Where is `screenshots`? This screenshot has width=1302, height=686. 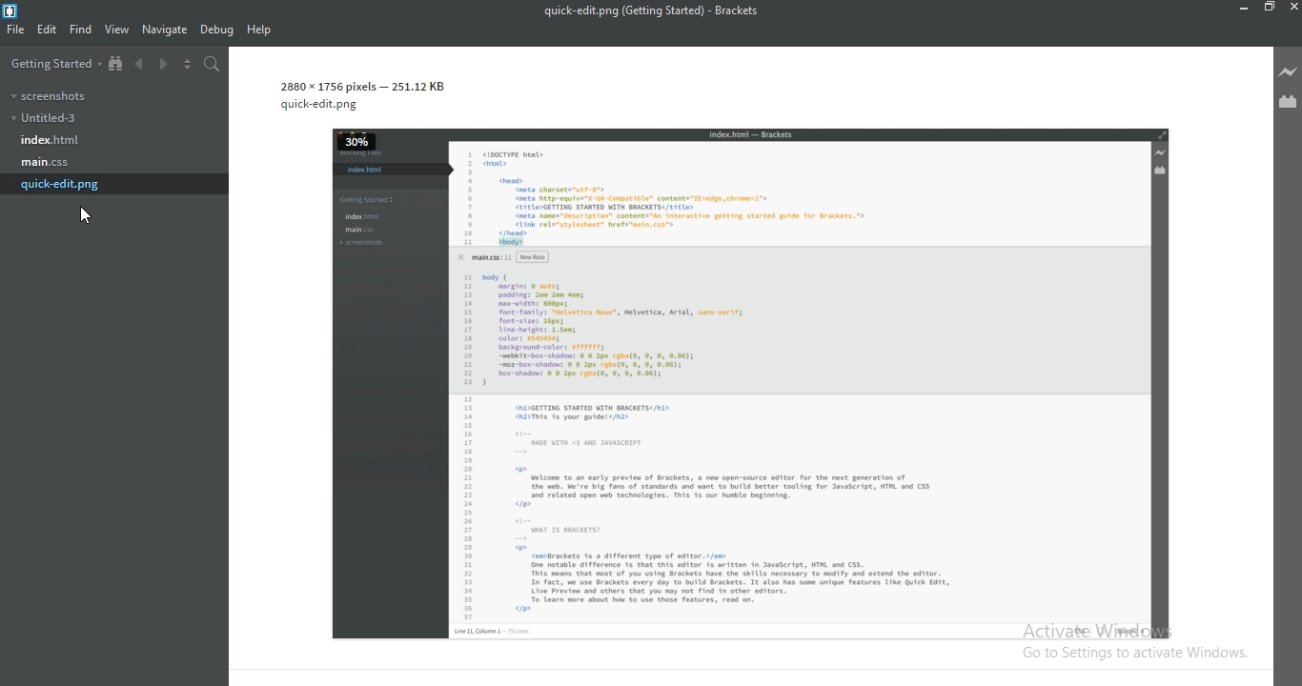 screenshots is located at coordinates (46, 94).